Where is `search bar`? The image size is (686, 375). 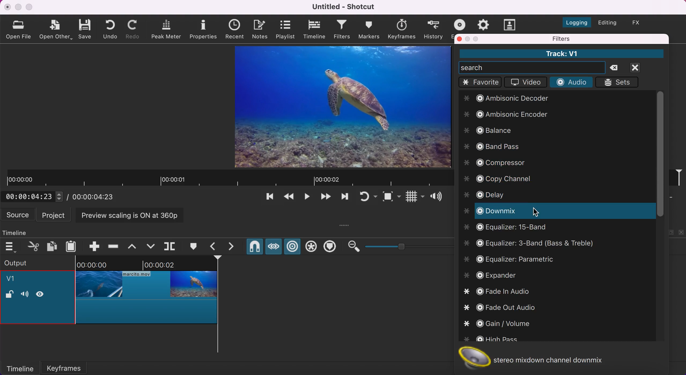
search bar is located at coordinates (532, 67).